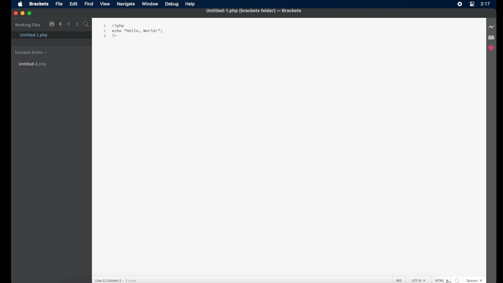 The height and width of the screenshot is (283, 503). Describe the element at coordinates (118, 280) in the screenshot. I see `line 3, column 3 - 3 lines` at that location.